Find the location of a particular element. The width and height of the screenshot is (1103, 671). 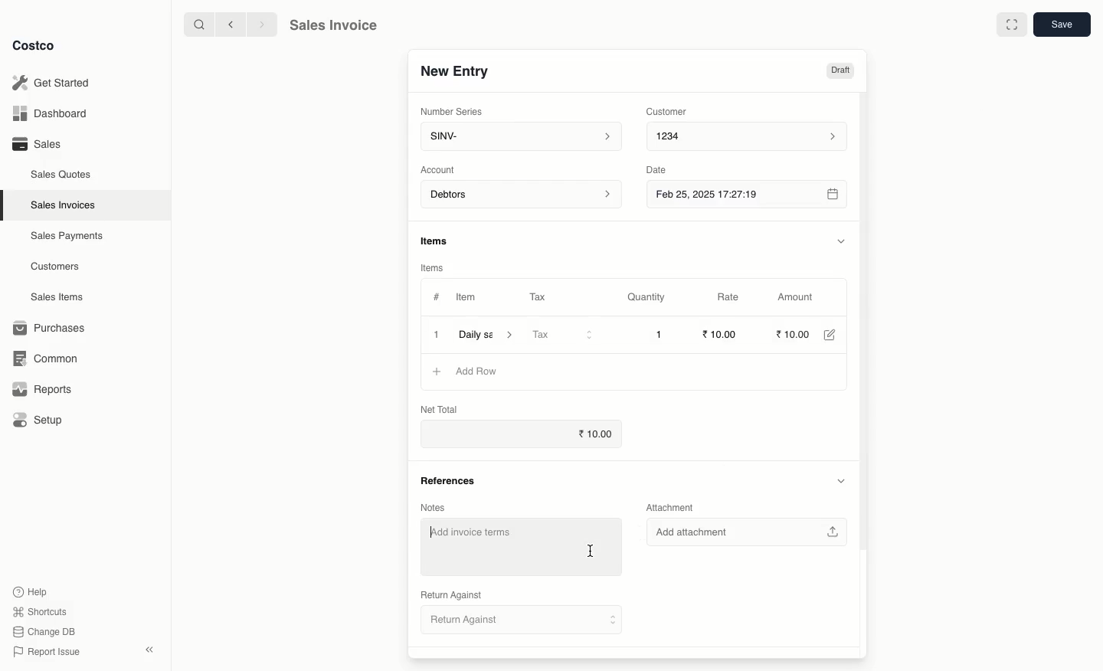

Hide is located at coordinates (840, 480).